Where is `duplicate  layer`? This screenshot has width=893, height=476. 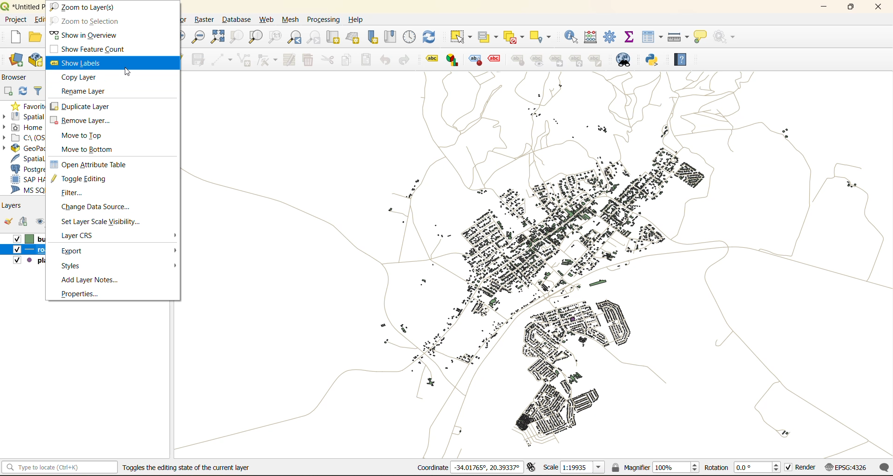
duplicate  layer is located at coordinates (80, 105).